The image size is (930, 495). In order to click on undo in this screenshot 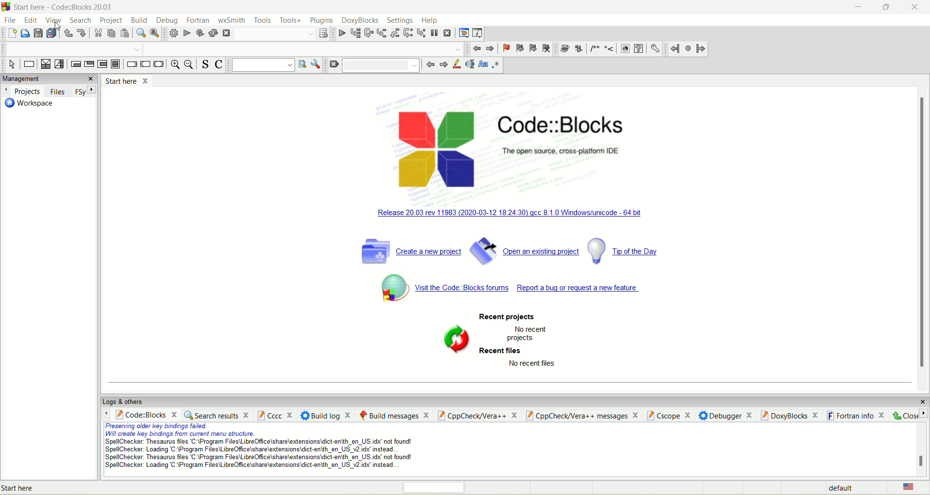, I will do `click(69, 33)`.